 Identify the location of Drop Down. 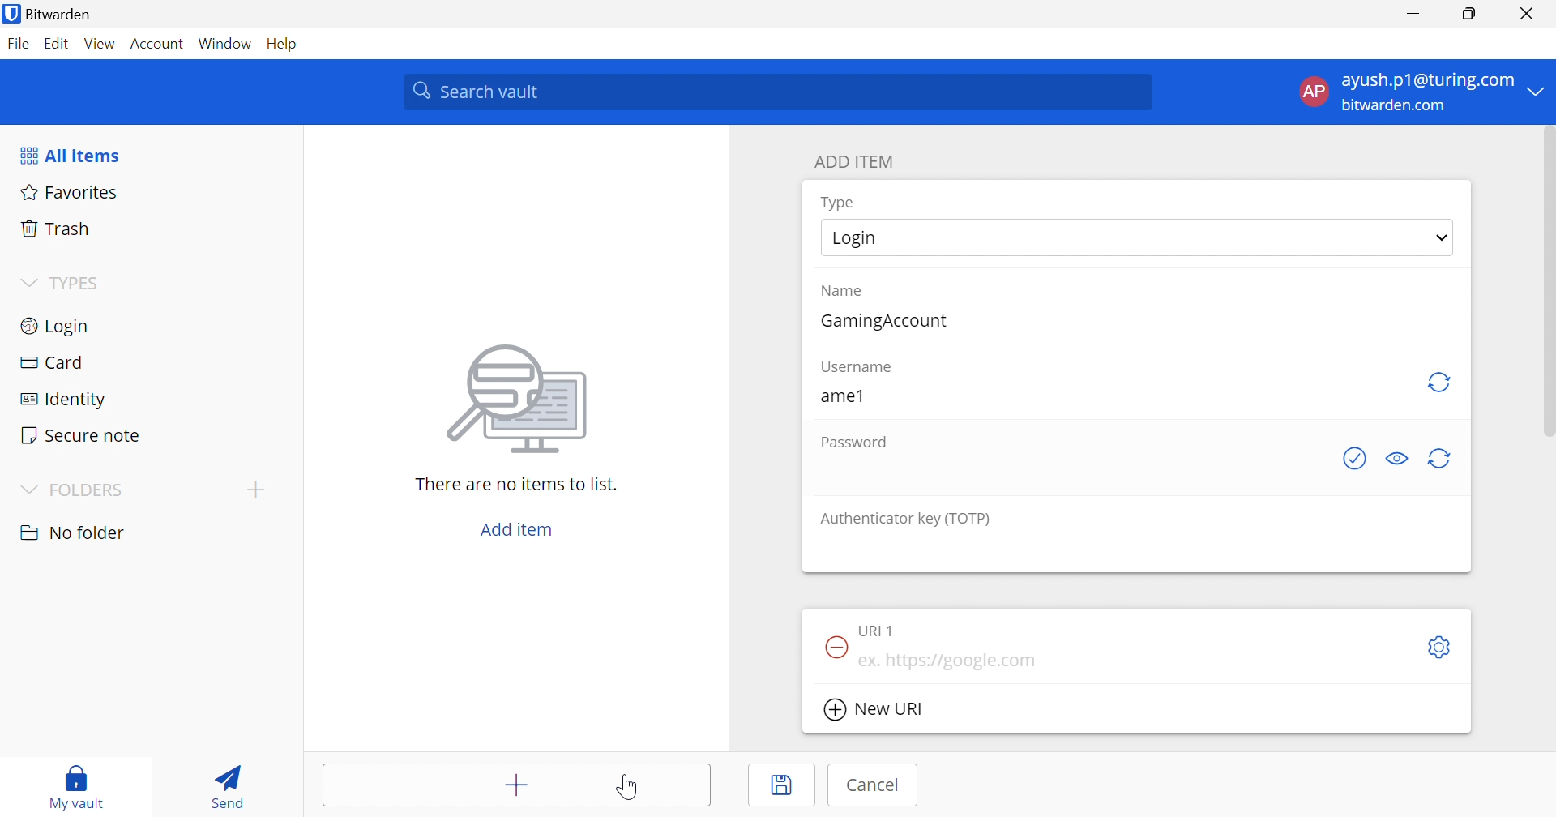
(28, 283).